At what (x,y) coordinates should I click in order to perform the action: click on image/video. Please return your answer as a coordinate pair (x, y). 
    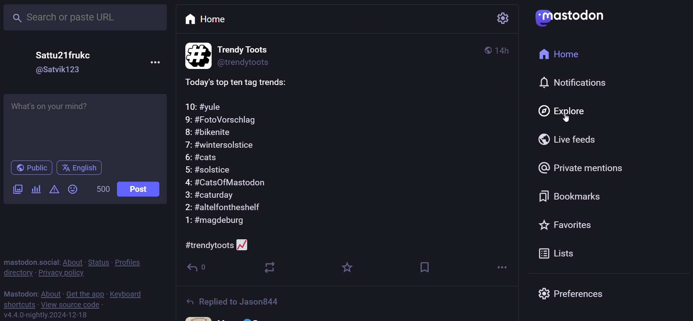
    Looking at the image, I should click on (16, 189).